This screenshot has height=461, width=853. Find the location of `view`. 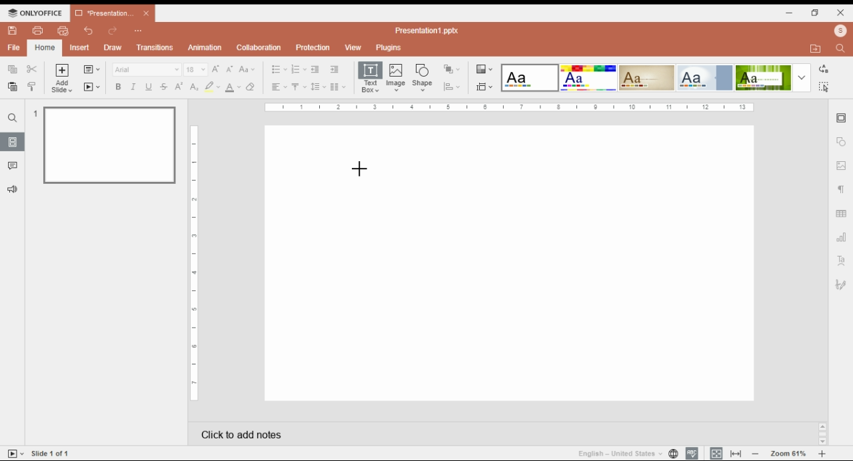

view is located at coordinates (353, 47).